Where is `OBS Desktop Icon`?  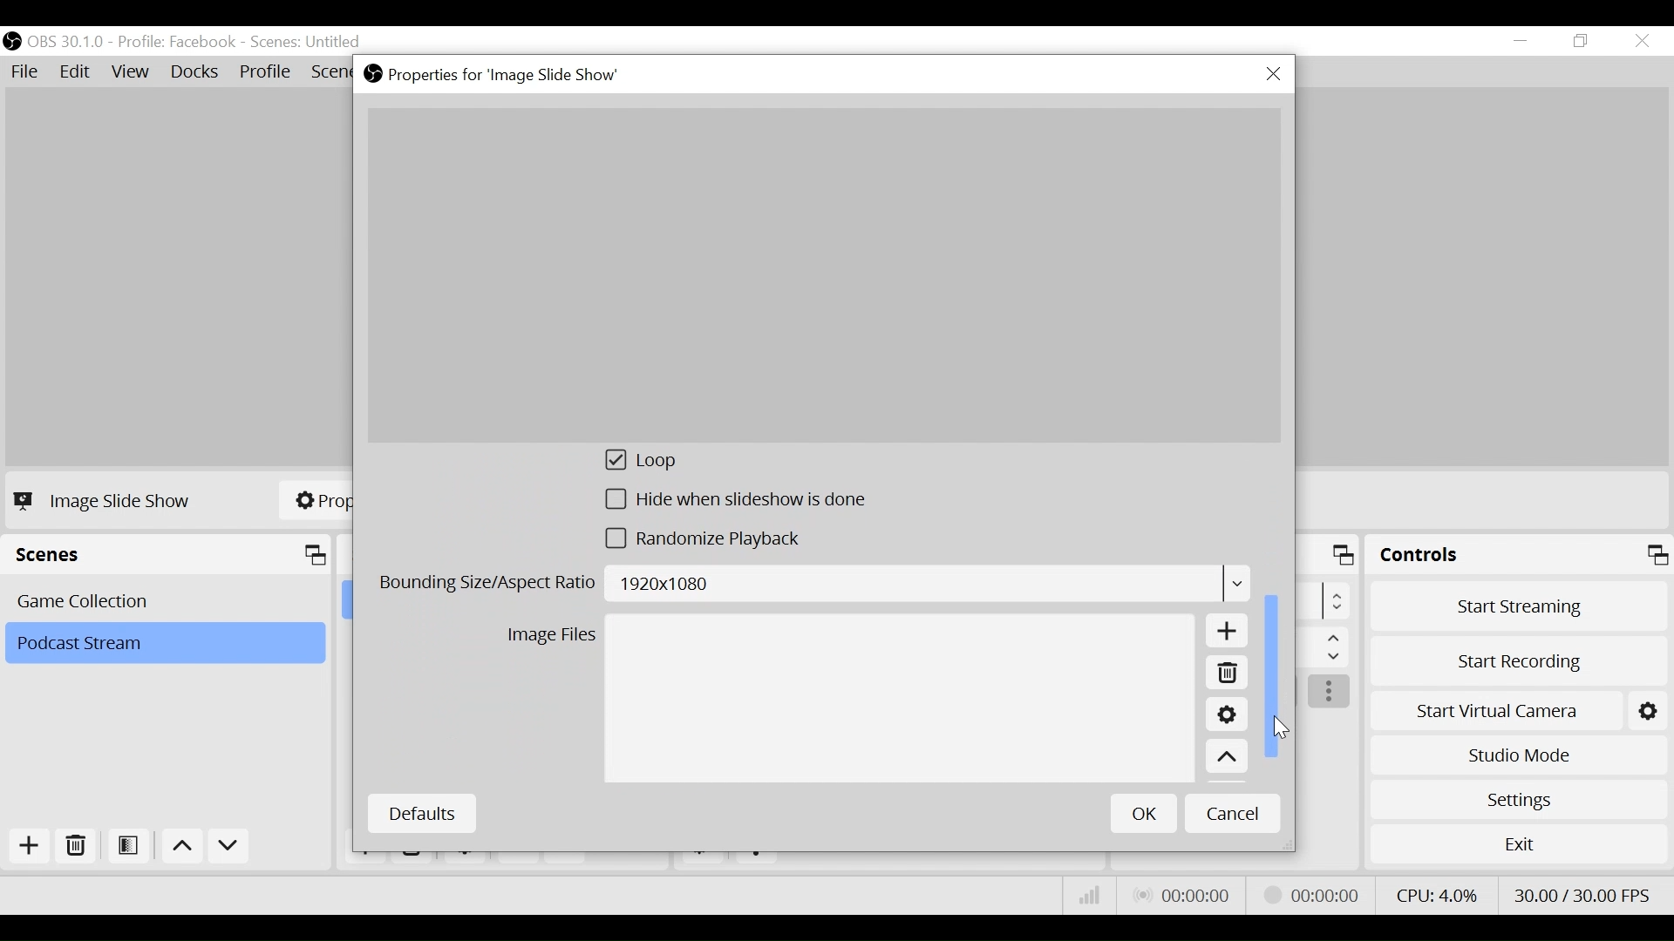 OBS Desktop Icon is located at coordinates (12, 41).